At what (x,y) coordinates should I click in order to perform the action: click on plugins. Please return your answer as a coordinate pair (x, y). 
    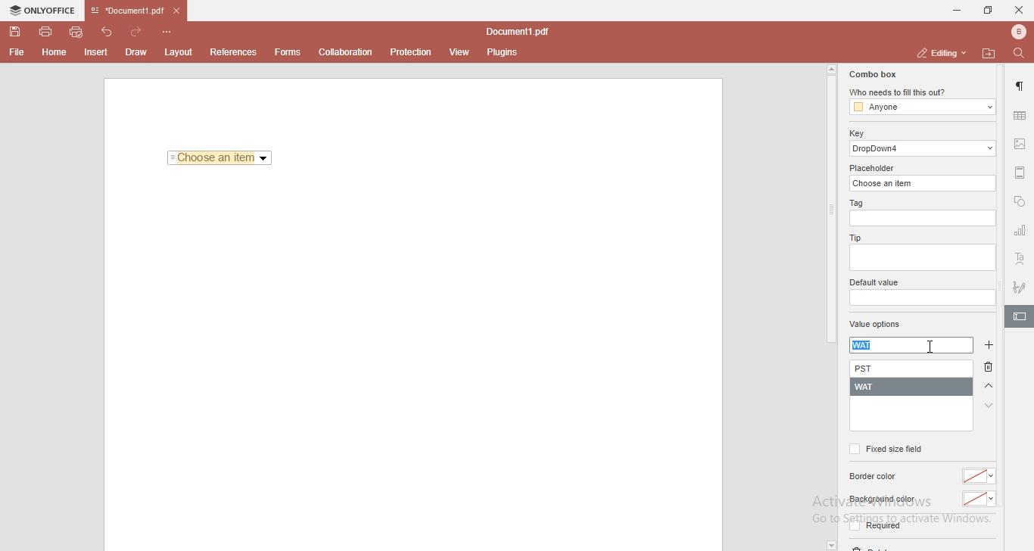
    Looking at the image, I should click on (503, 53).